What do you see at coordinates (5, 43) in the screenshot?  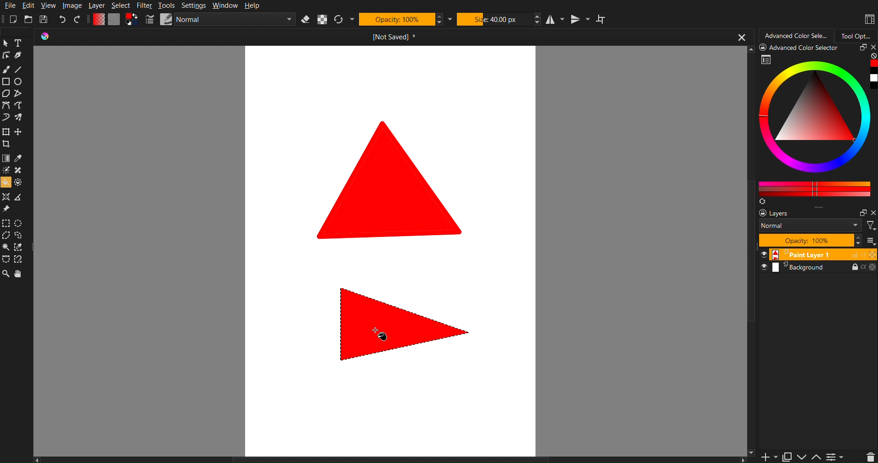 I see `Pointer` at bounding box center [5, 43].